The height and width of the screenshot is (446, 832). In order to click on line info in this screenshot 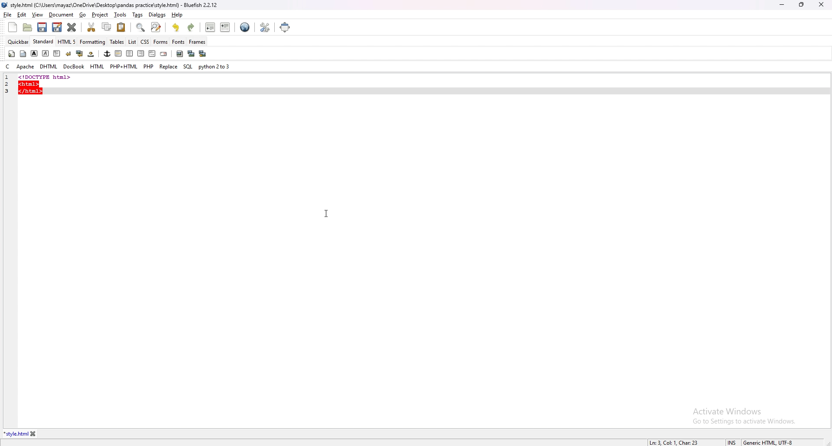, I will do `click(675, 442)`.